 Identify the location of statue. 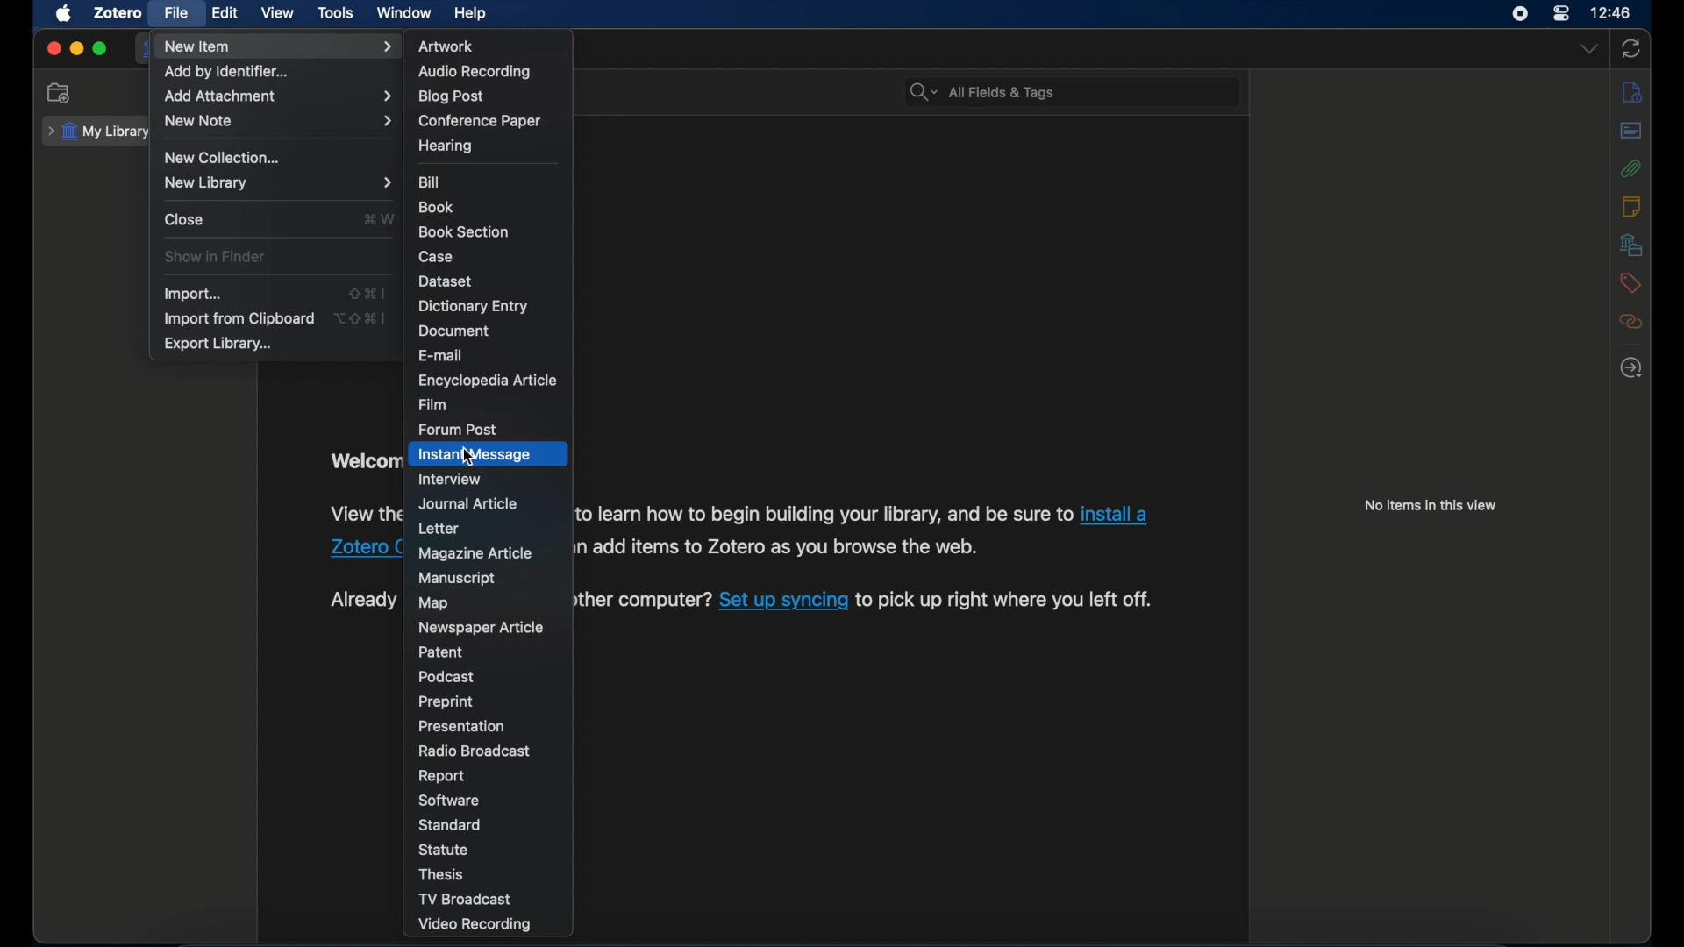
(446, 850).